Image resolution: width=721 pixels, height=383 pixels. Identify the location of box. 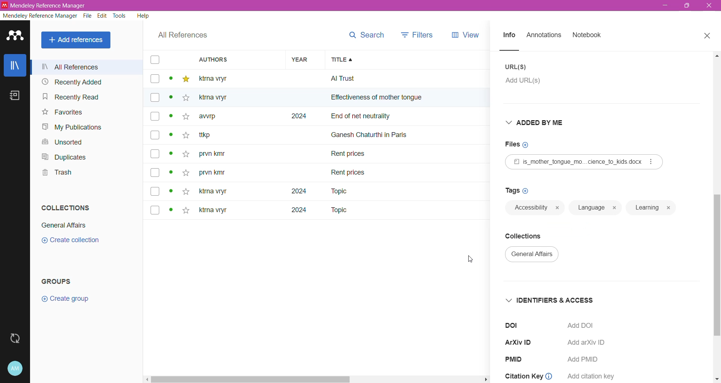
(155, 117).